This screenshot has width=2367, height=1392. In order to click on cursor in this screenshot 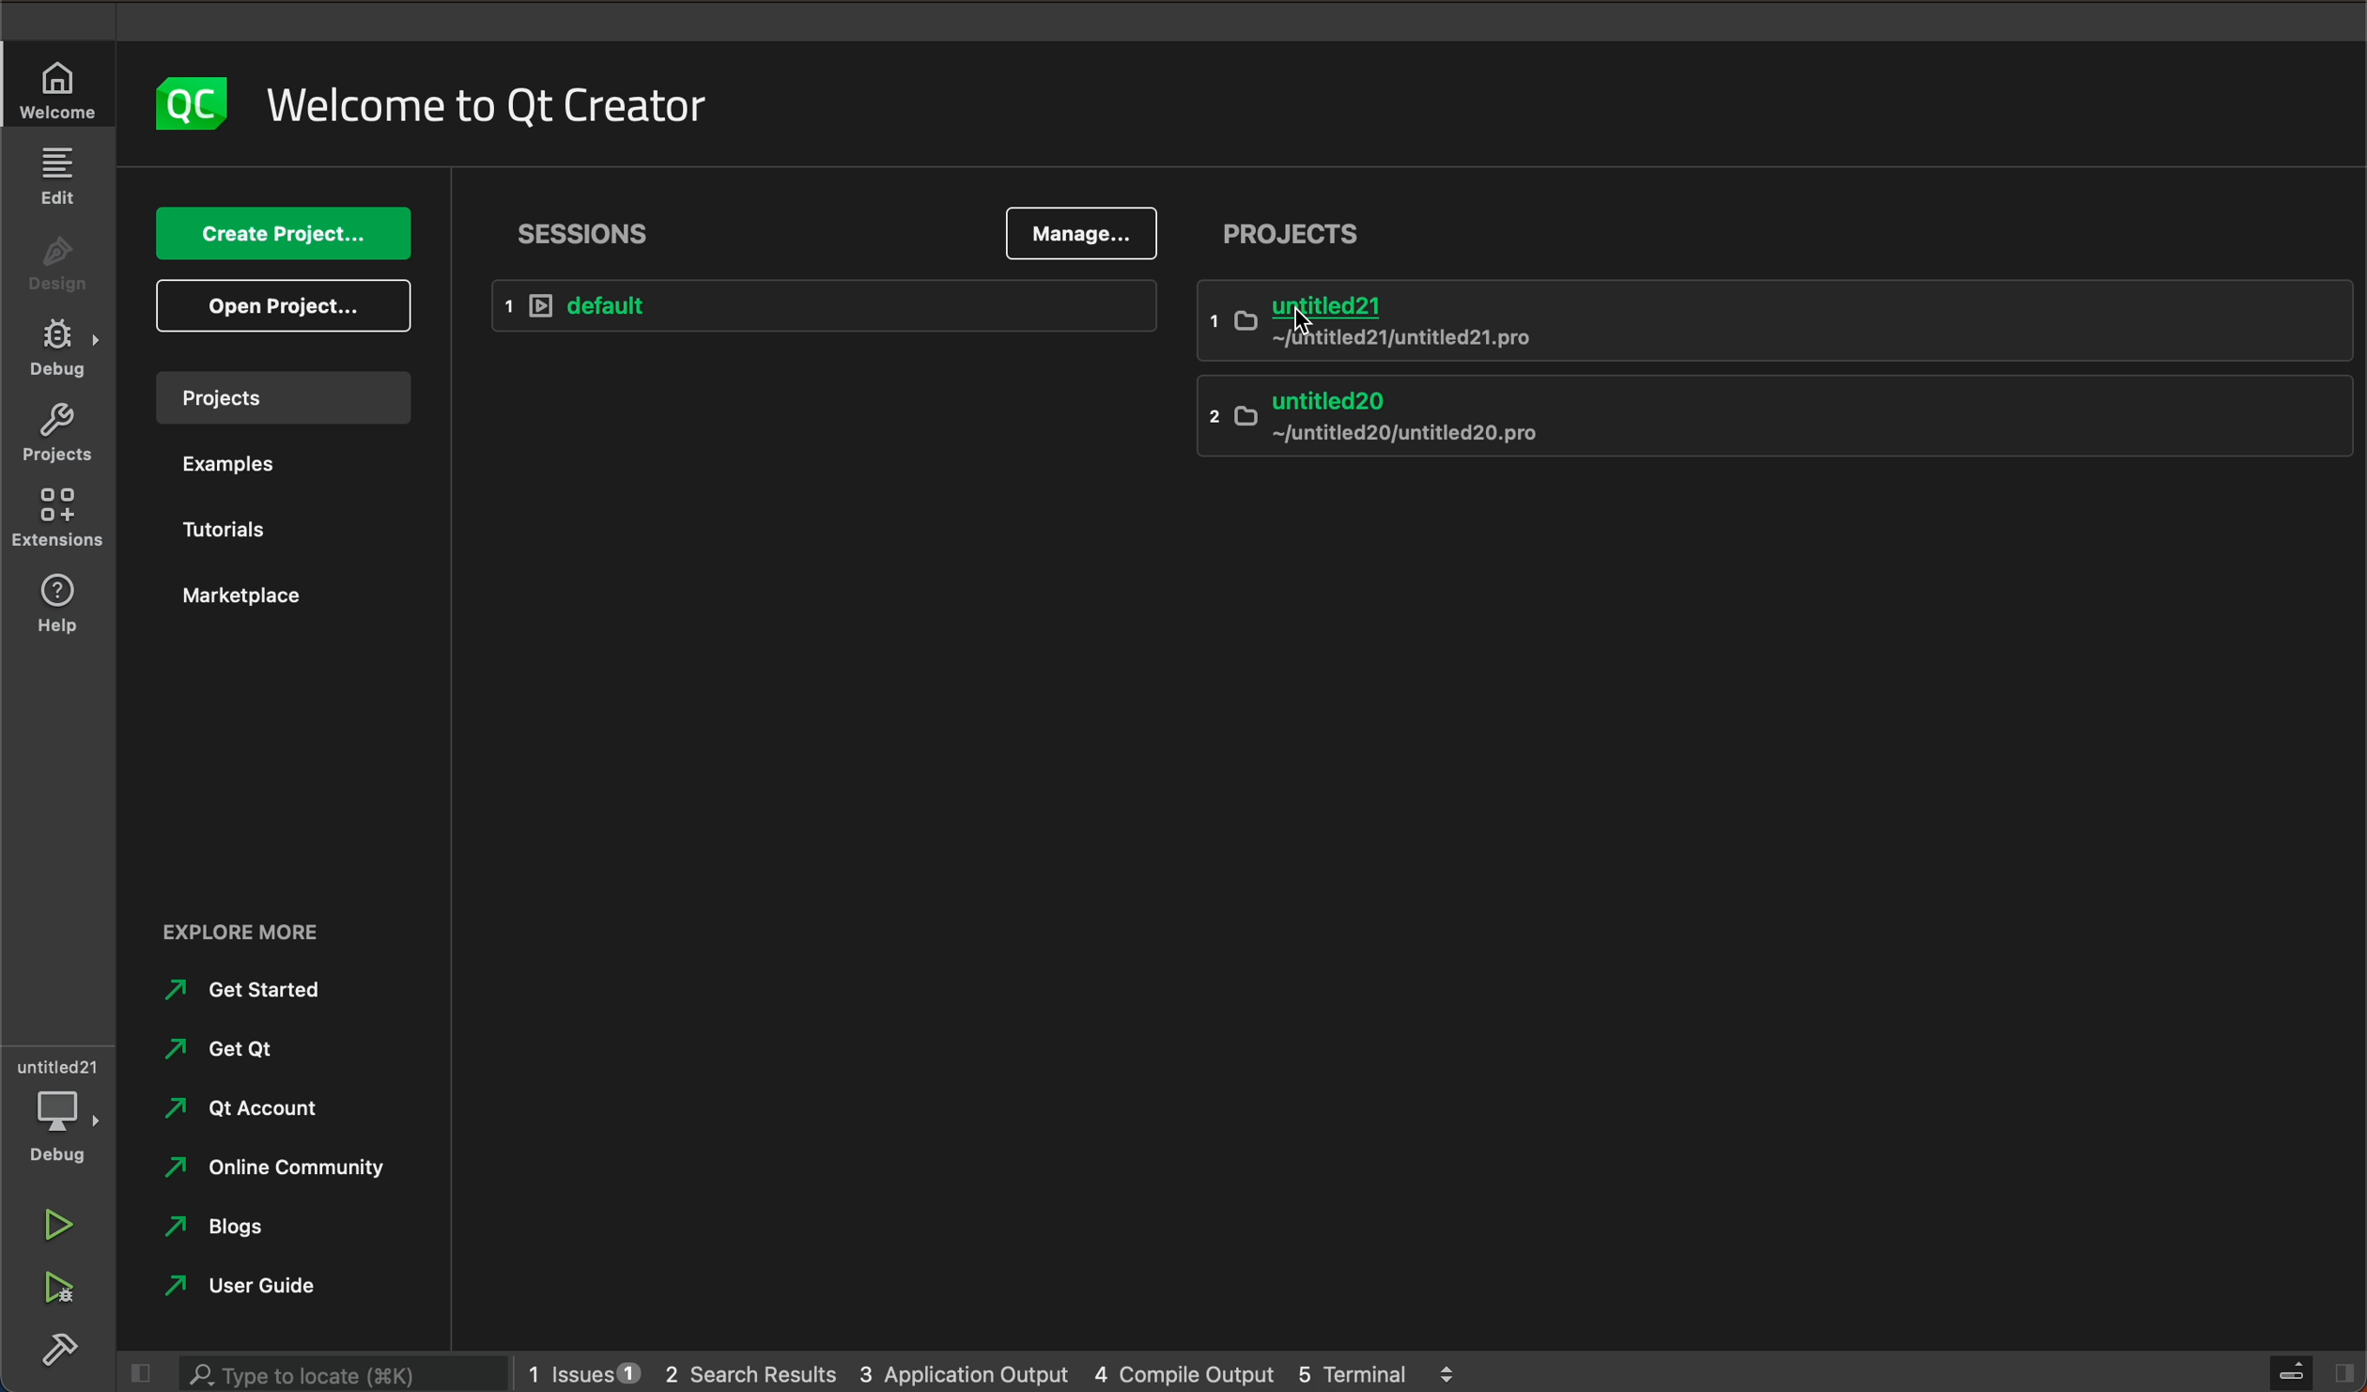, I will do `click(1299, 324)`.